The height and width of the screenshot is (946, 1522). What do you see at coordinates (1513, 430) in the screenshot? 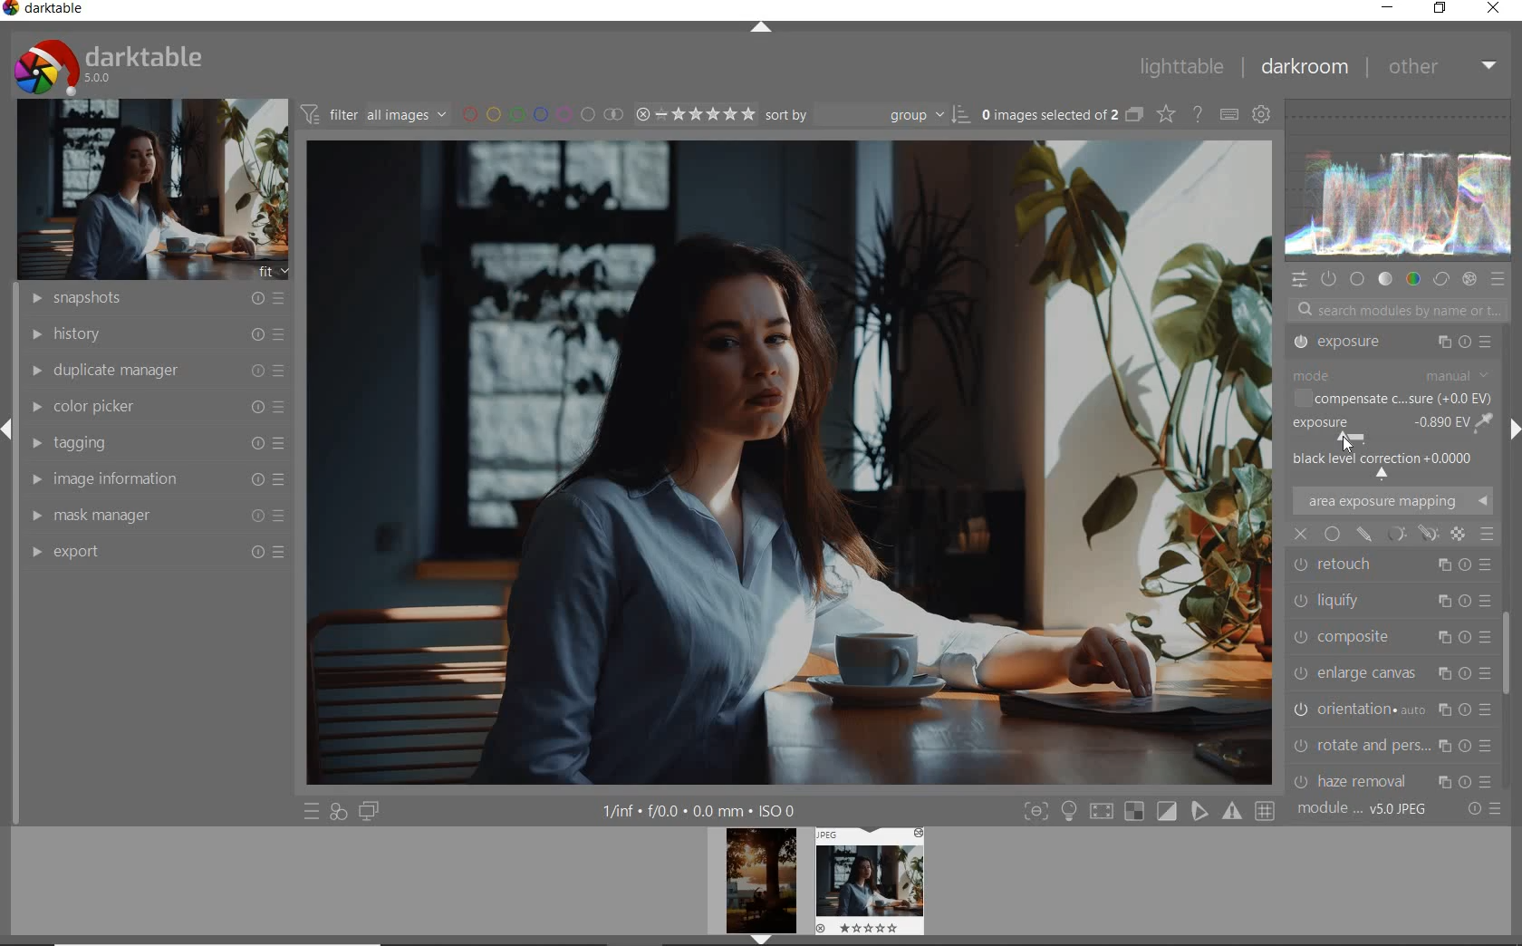
I see `EXPAND/COLLAPSE` at bounding box center [1513, 430].